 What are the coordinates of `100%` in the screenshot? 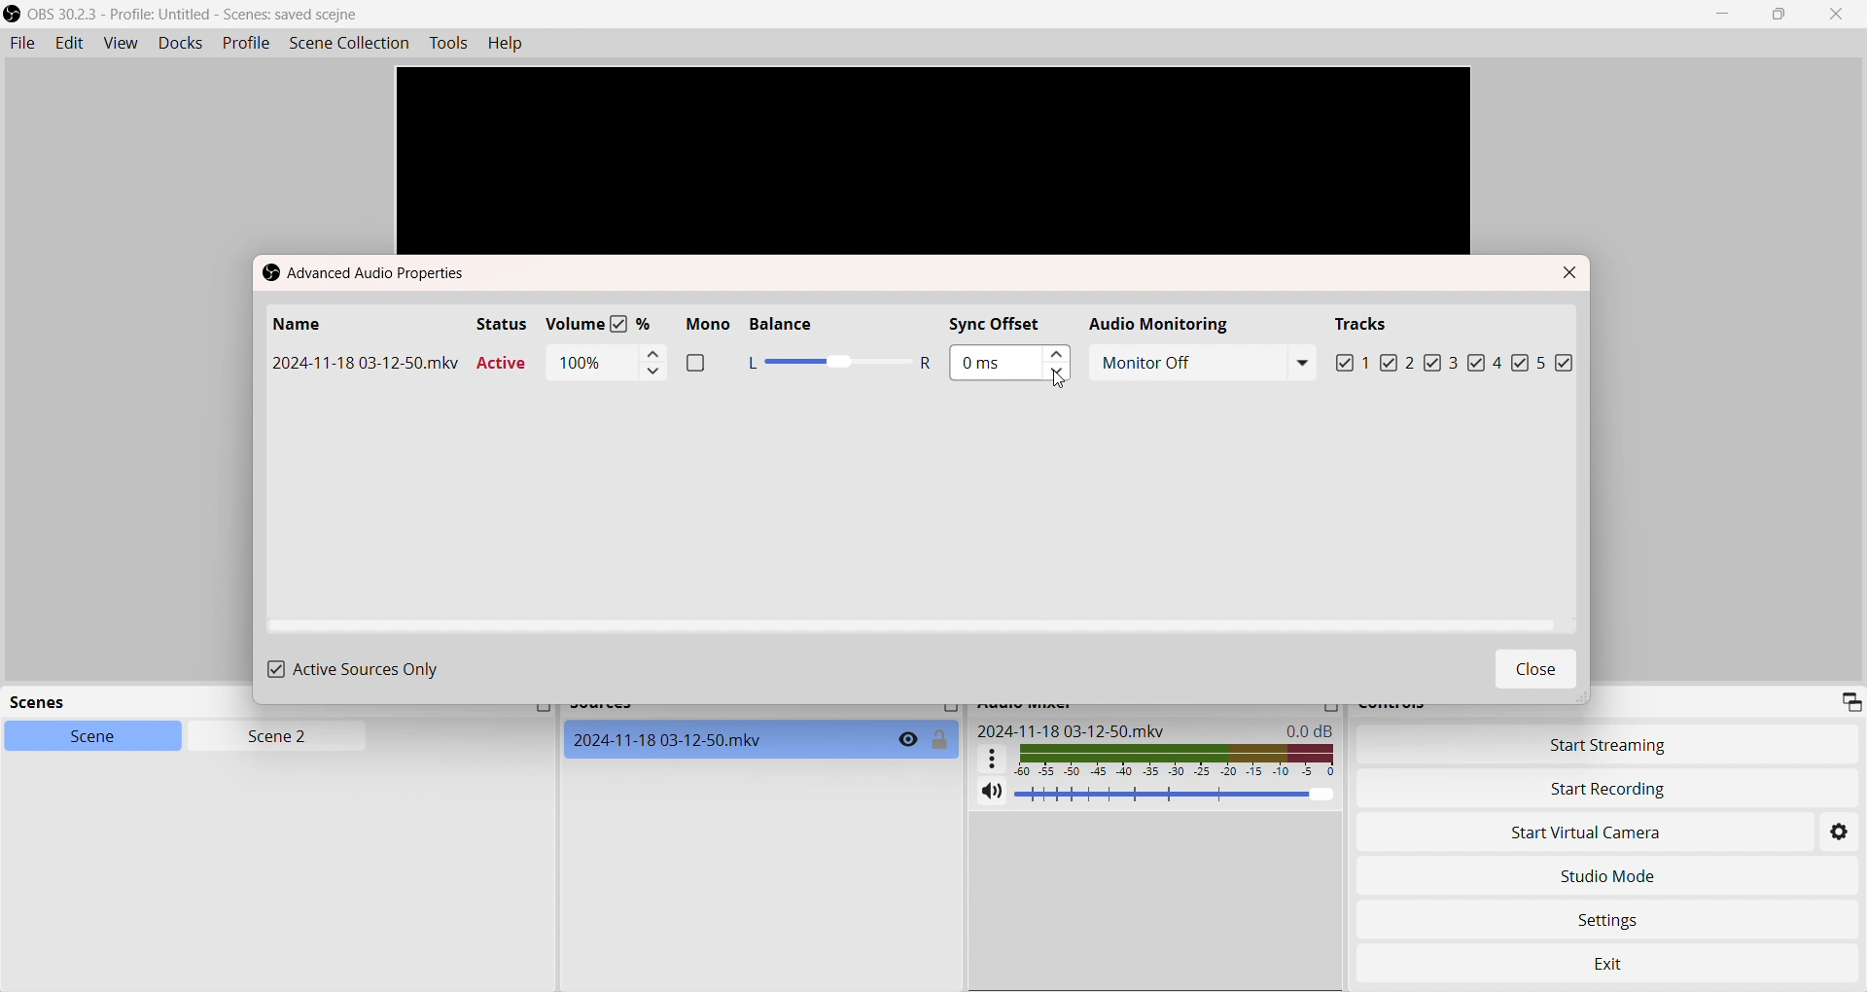 It's located at (583, 363).